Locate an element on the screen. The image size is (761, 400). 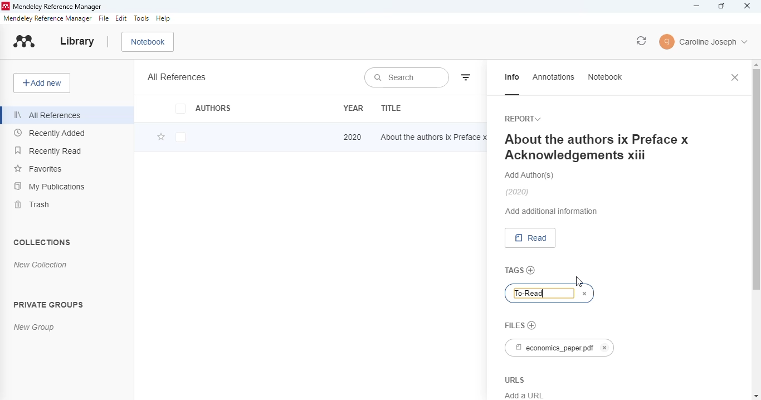
logo is located at coordinates (5, 6).